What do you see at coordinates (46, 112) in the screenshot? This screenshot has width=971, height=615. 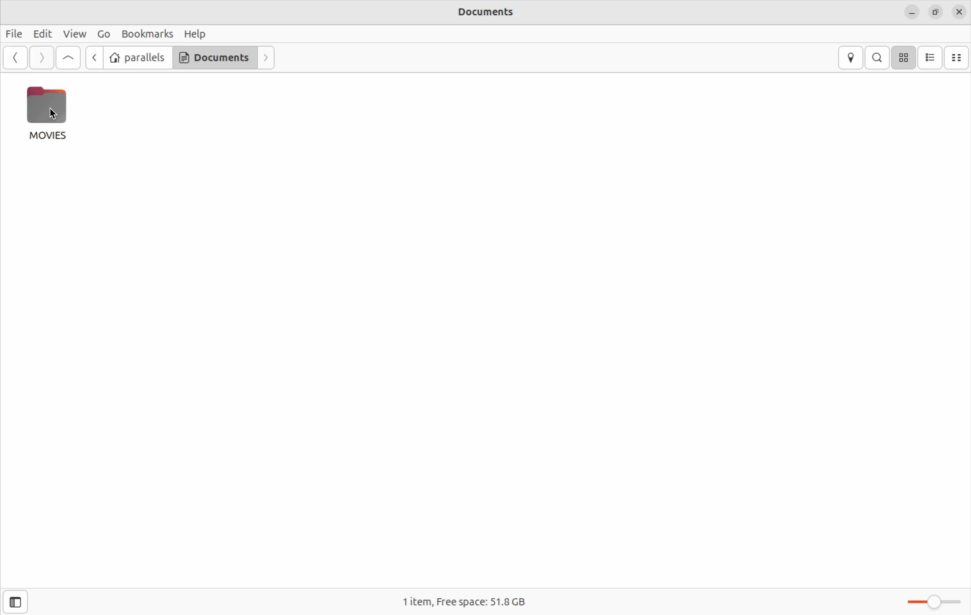 I see `MOVIES` at bounding box center [46, 112].